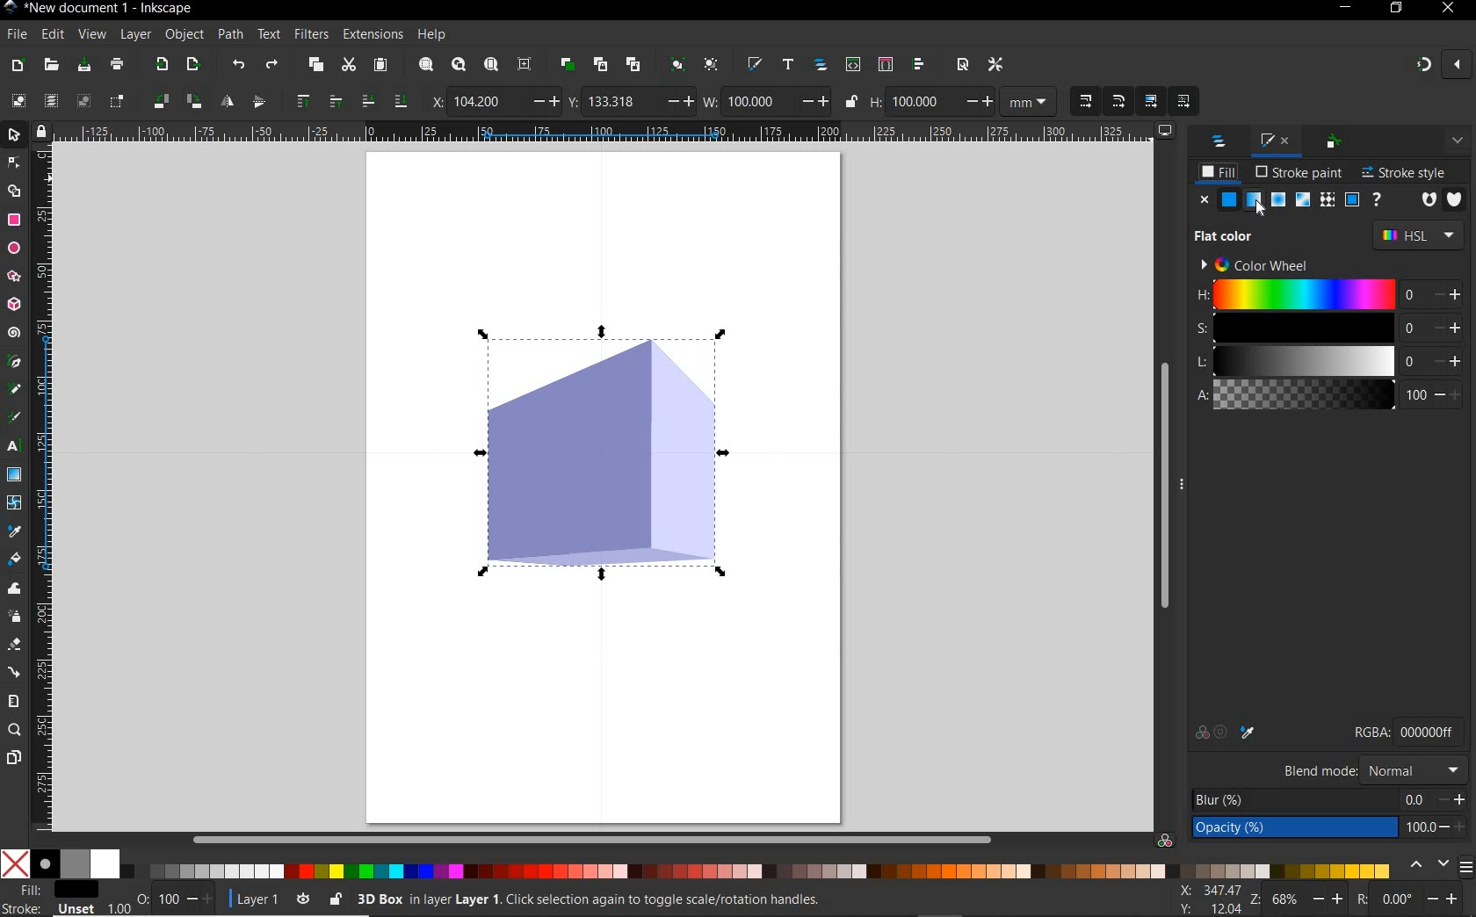  Describe the element at coordinates (822, 67) in the screenshot. I see `OPEN OBJECTS` at that location.